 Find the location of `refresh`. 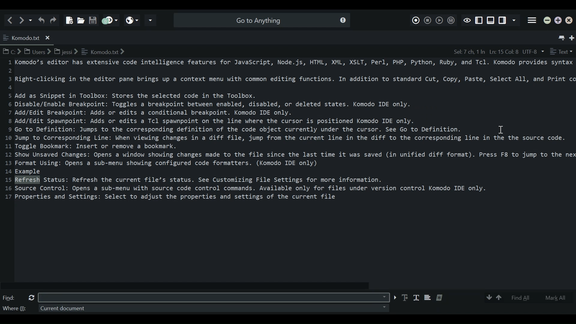

refresh is located at coordinates (30, 297).